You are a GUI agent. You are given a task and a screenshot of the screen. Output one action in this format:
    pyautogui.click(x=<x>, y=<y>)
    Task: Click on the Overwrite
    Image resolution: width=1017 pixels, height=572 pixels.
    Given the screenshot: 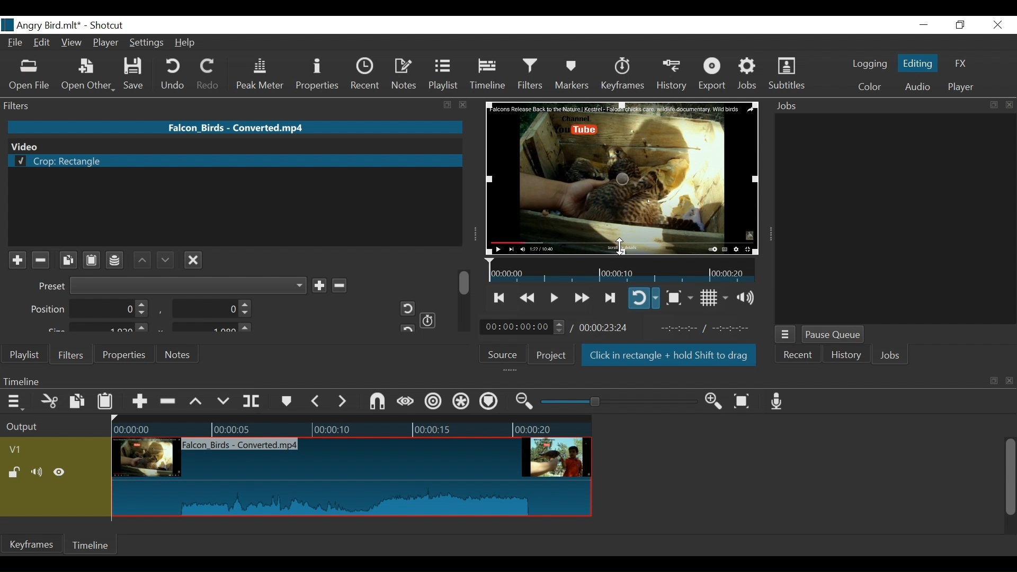 What is the action you would take?
    pyautogui.click(x=224, y=401)
    